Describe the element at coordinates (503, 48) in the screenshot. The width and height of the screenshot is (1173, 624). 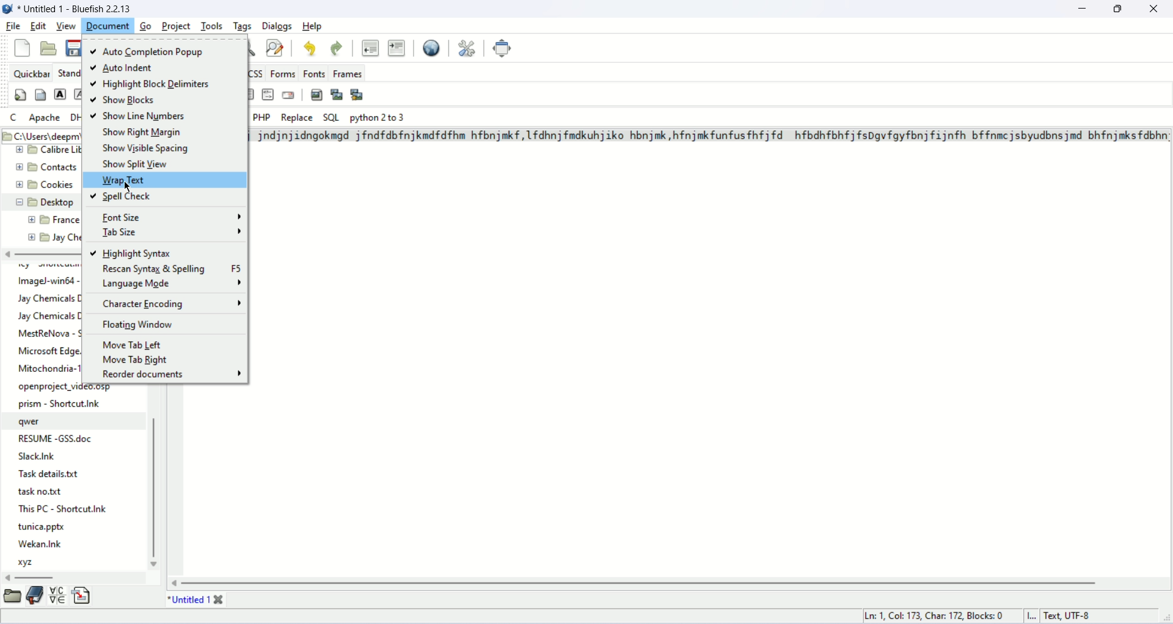
I see `fullscreen` at that location.